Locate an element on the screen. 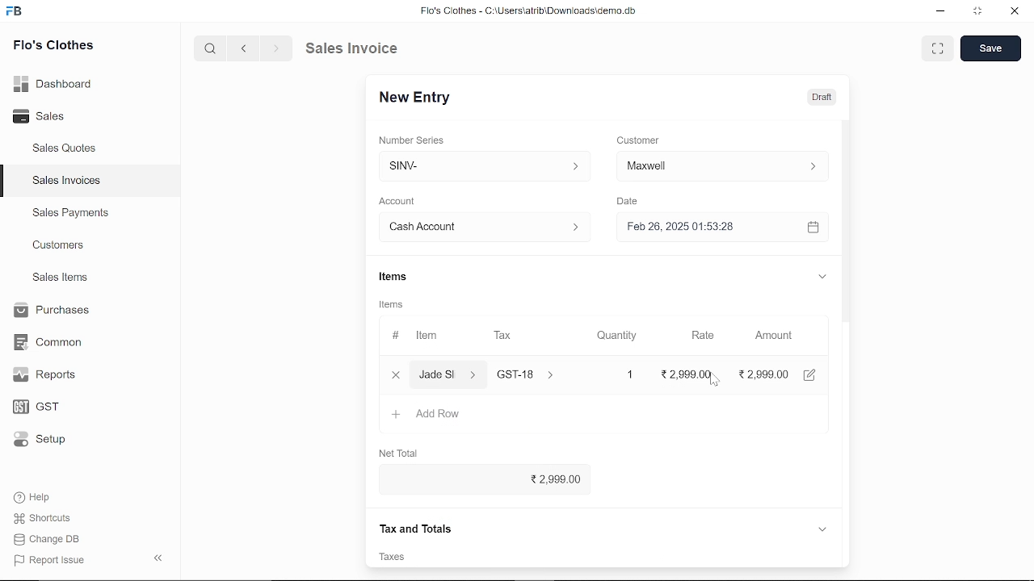  Flo's Clothes - C:\UsersatribiDownloads\demo.do is located at coordinates (535, 12).